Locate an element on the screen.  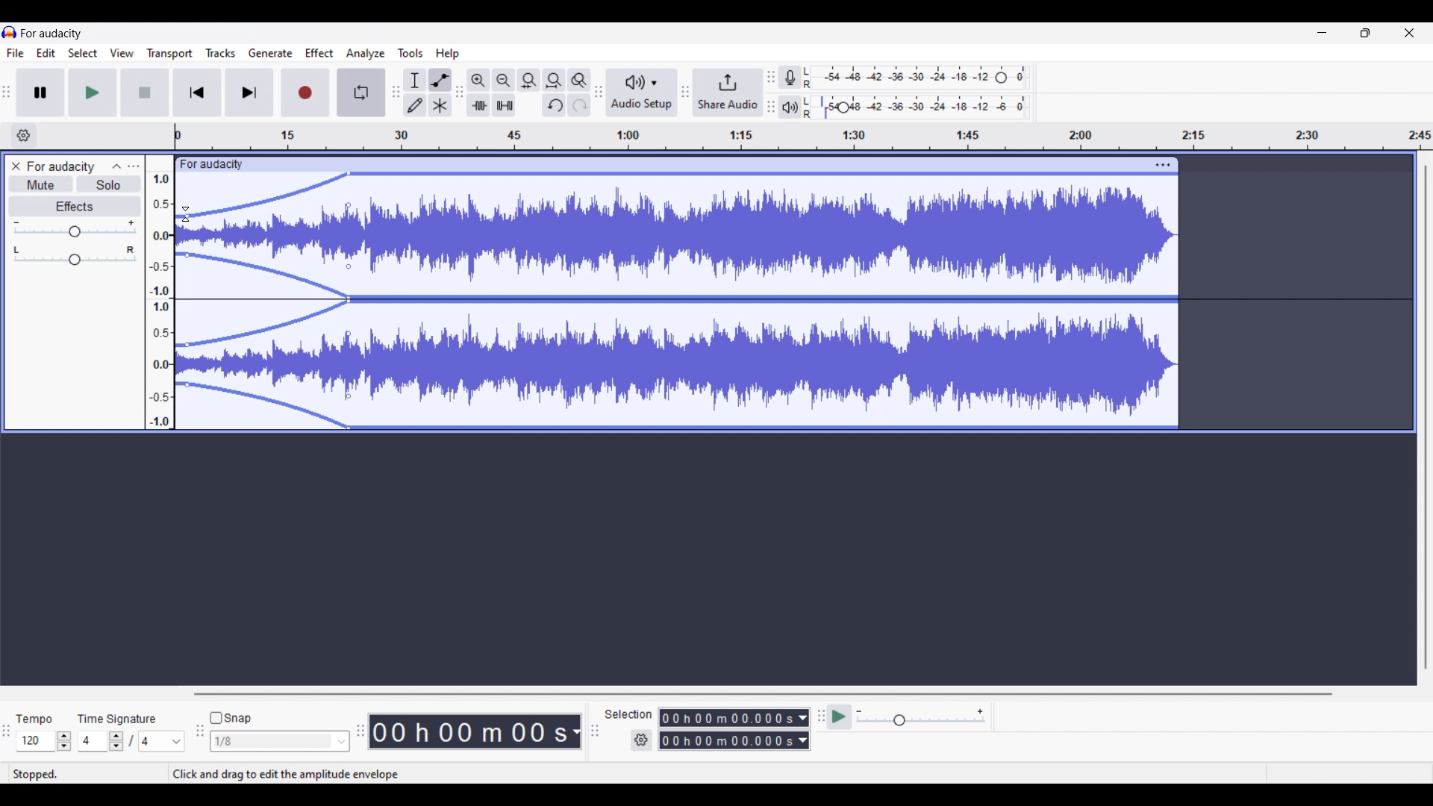
trim audio outside selection is located at coordinates (478, 105).